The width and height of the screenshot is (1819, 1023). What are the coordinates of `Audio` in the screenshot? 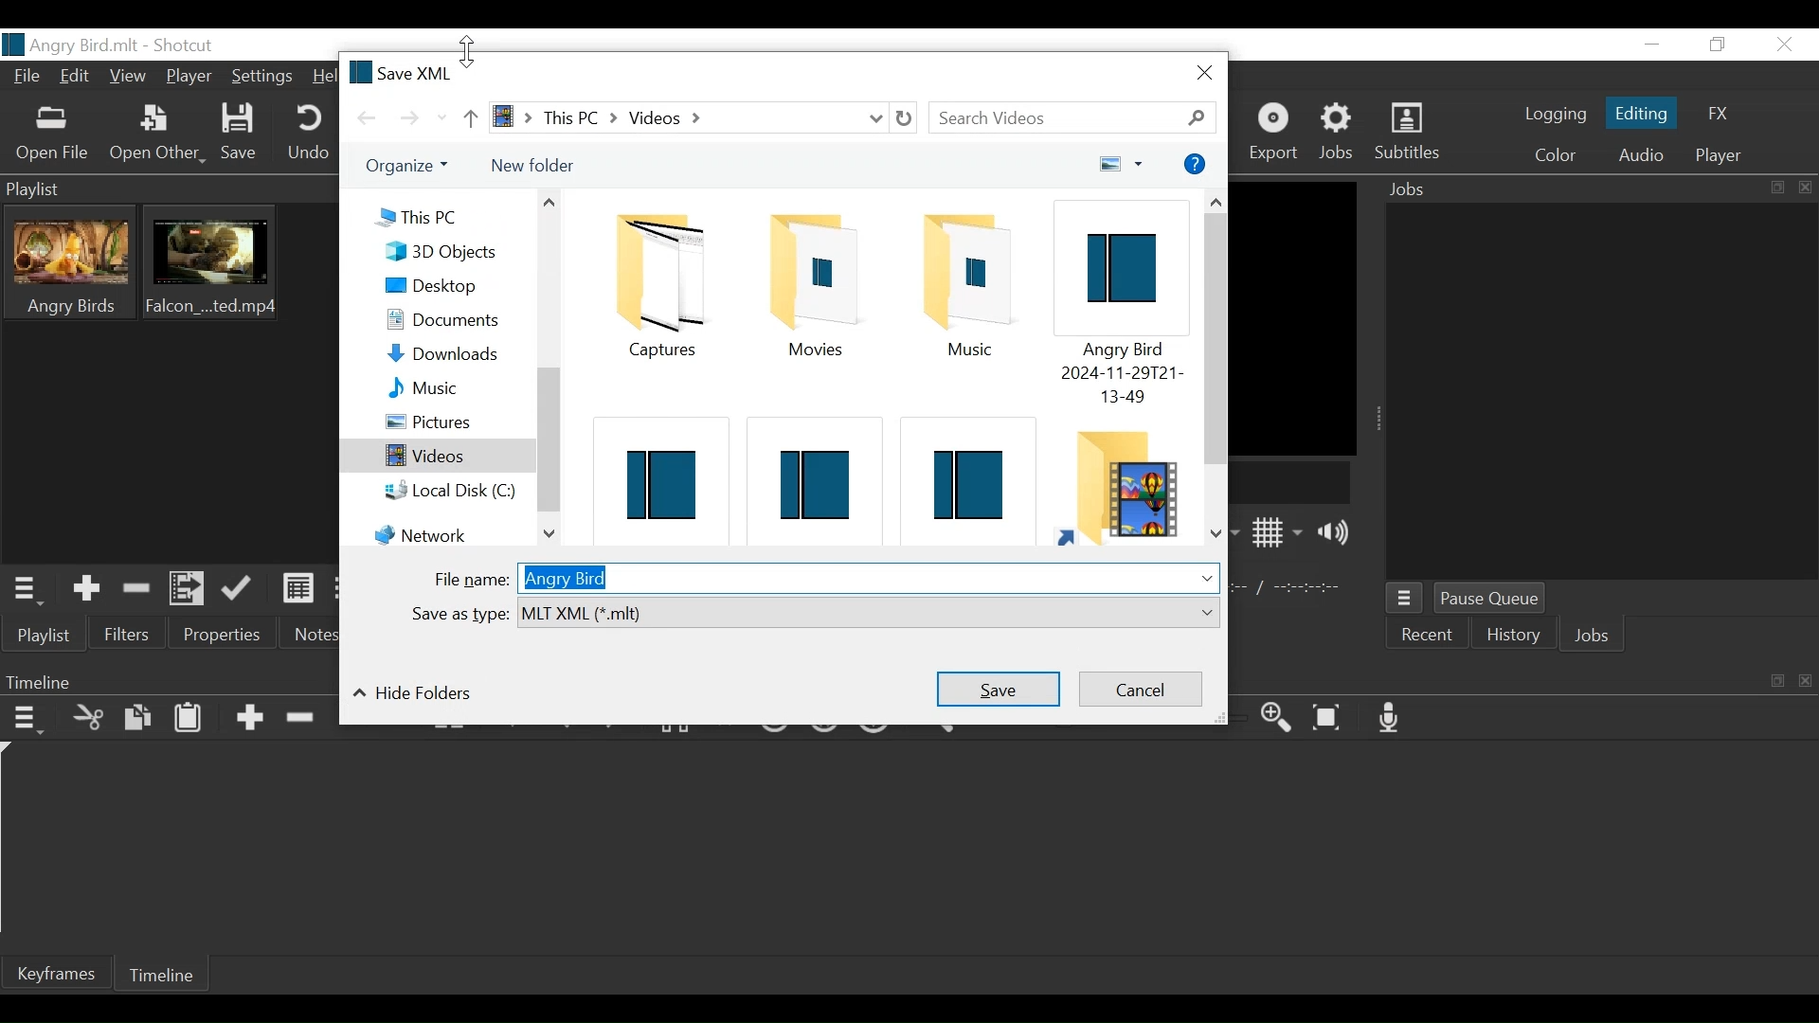 It's located at (1639, 155).